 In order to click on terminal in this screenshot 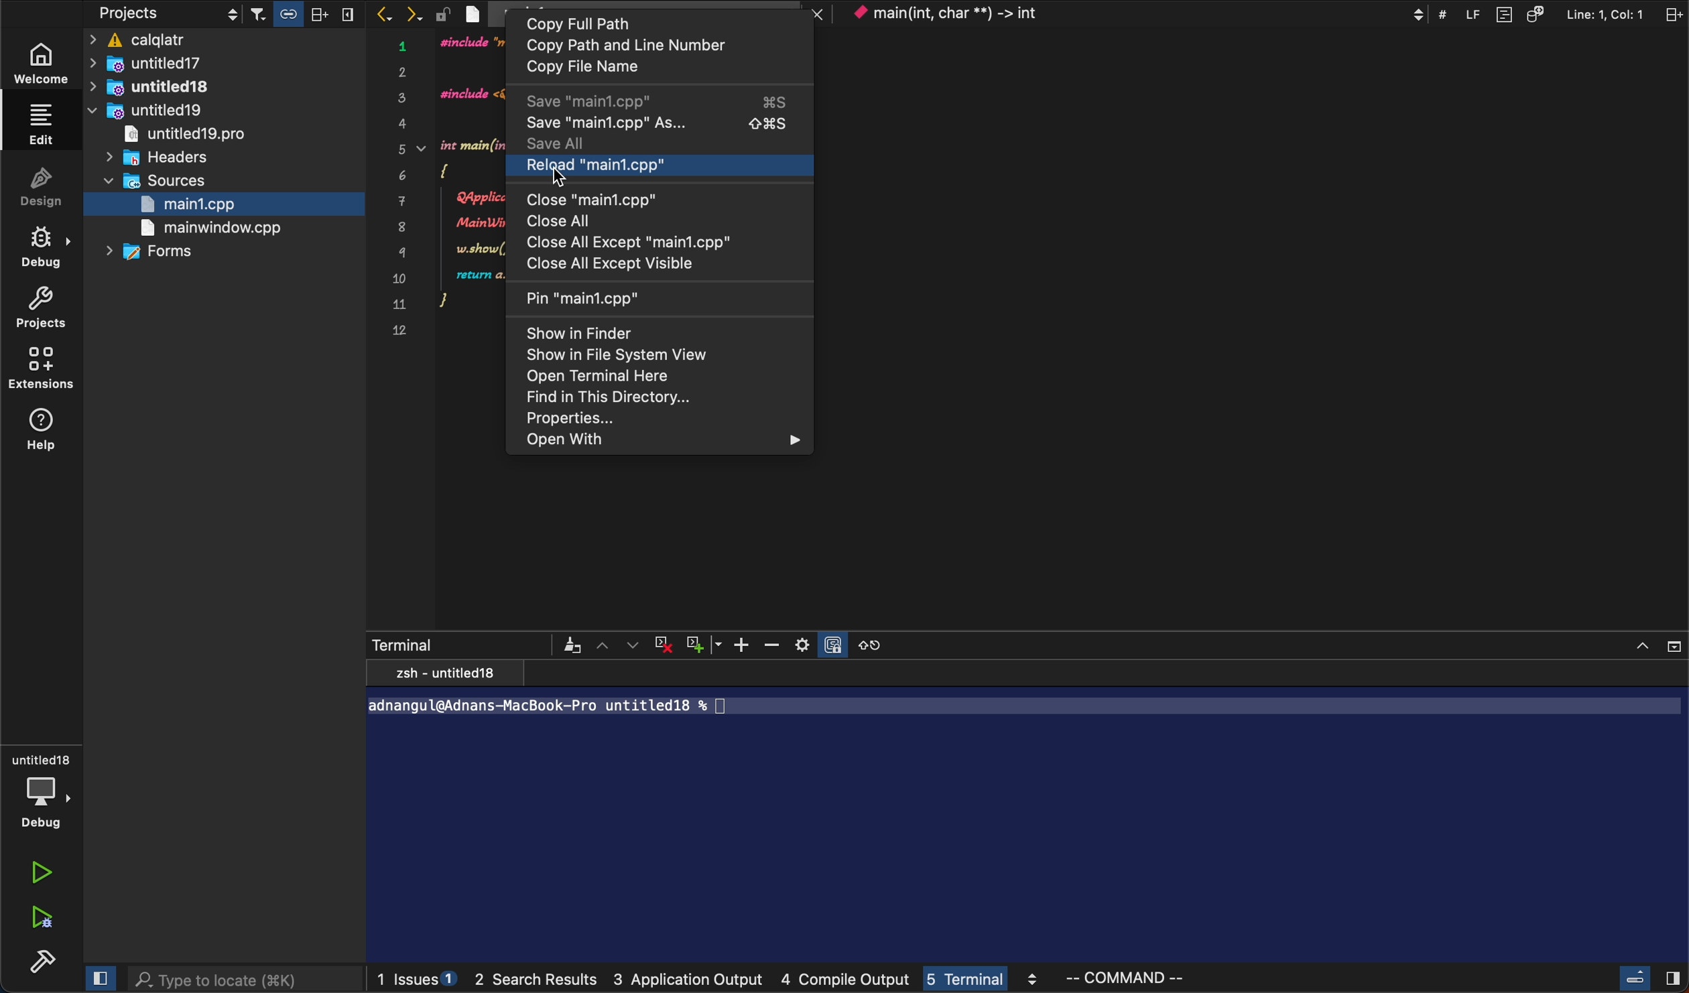, I will do `click(460, 644)`.